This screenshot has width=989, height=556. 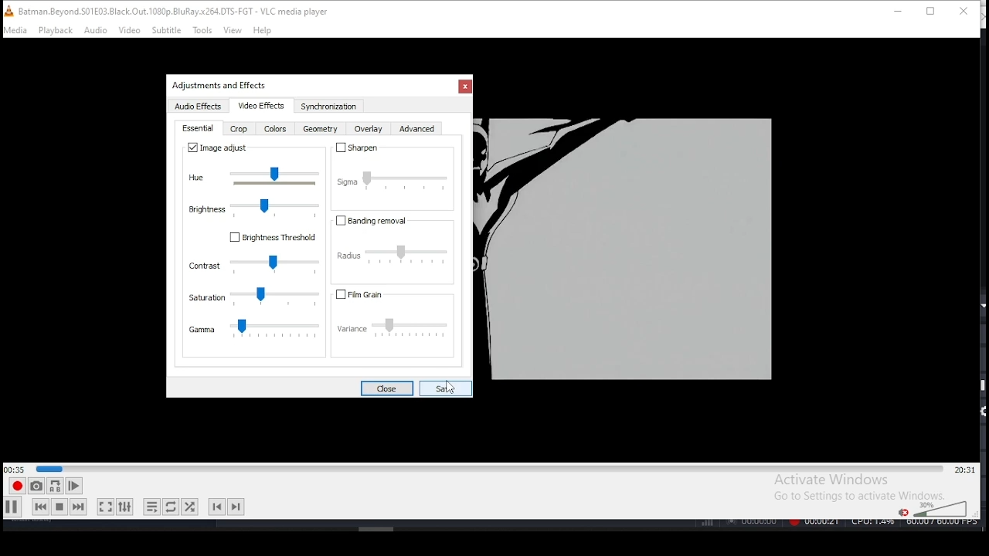 I want to click on color, so click(x=275, y=130).